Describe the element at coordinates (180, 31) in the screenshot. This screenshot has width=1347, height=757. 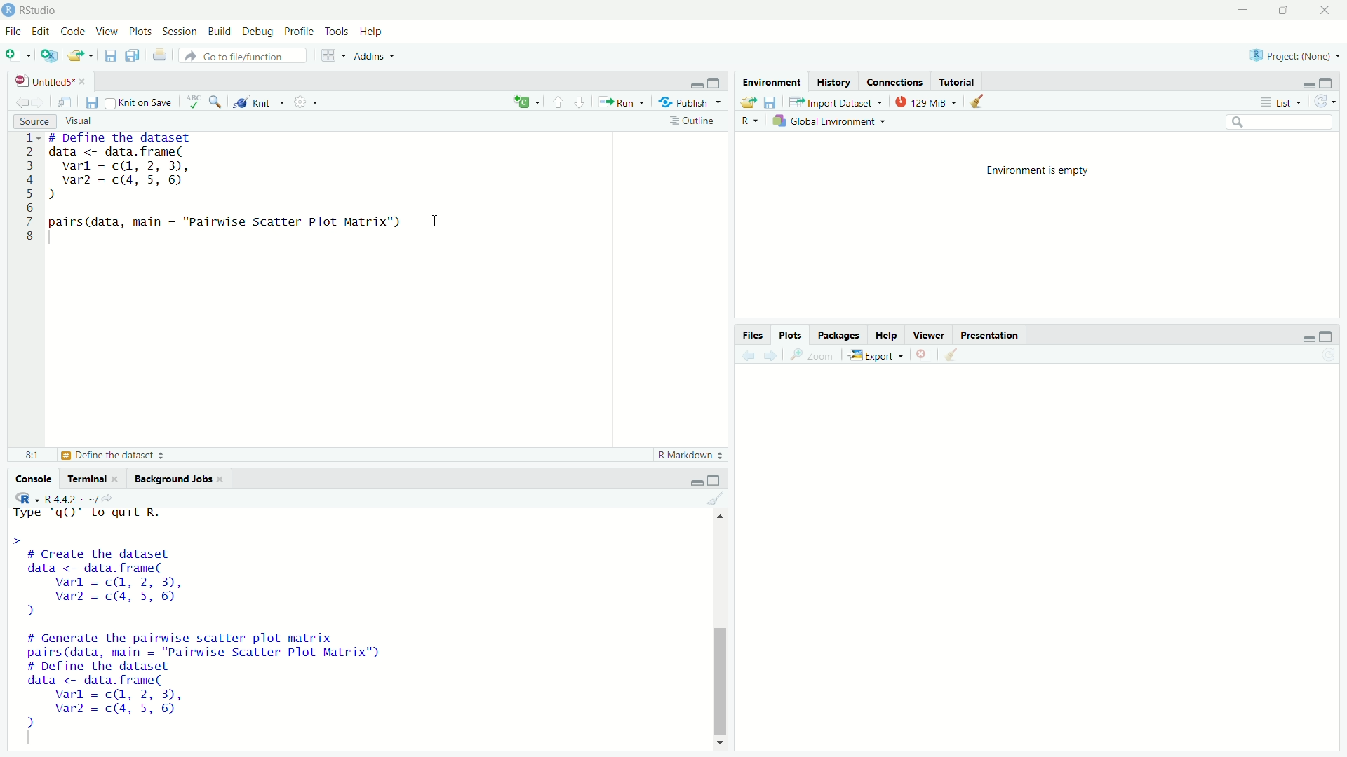
I see `Session` at that location.